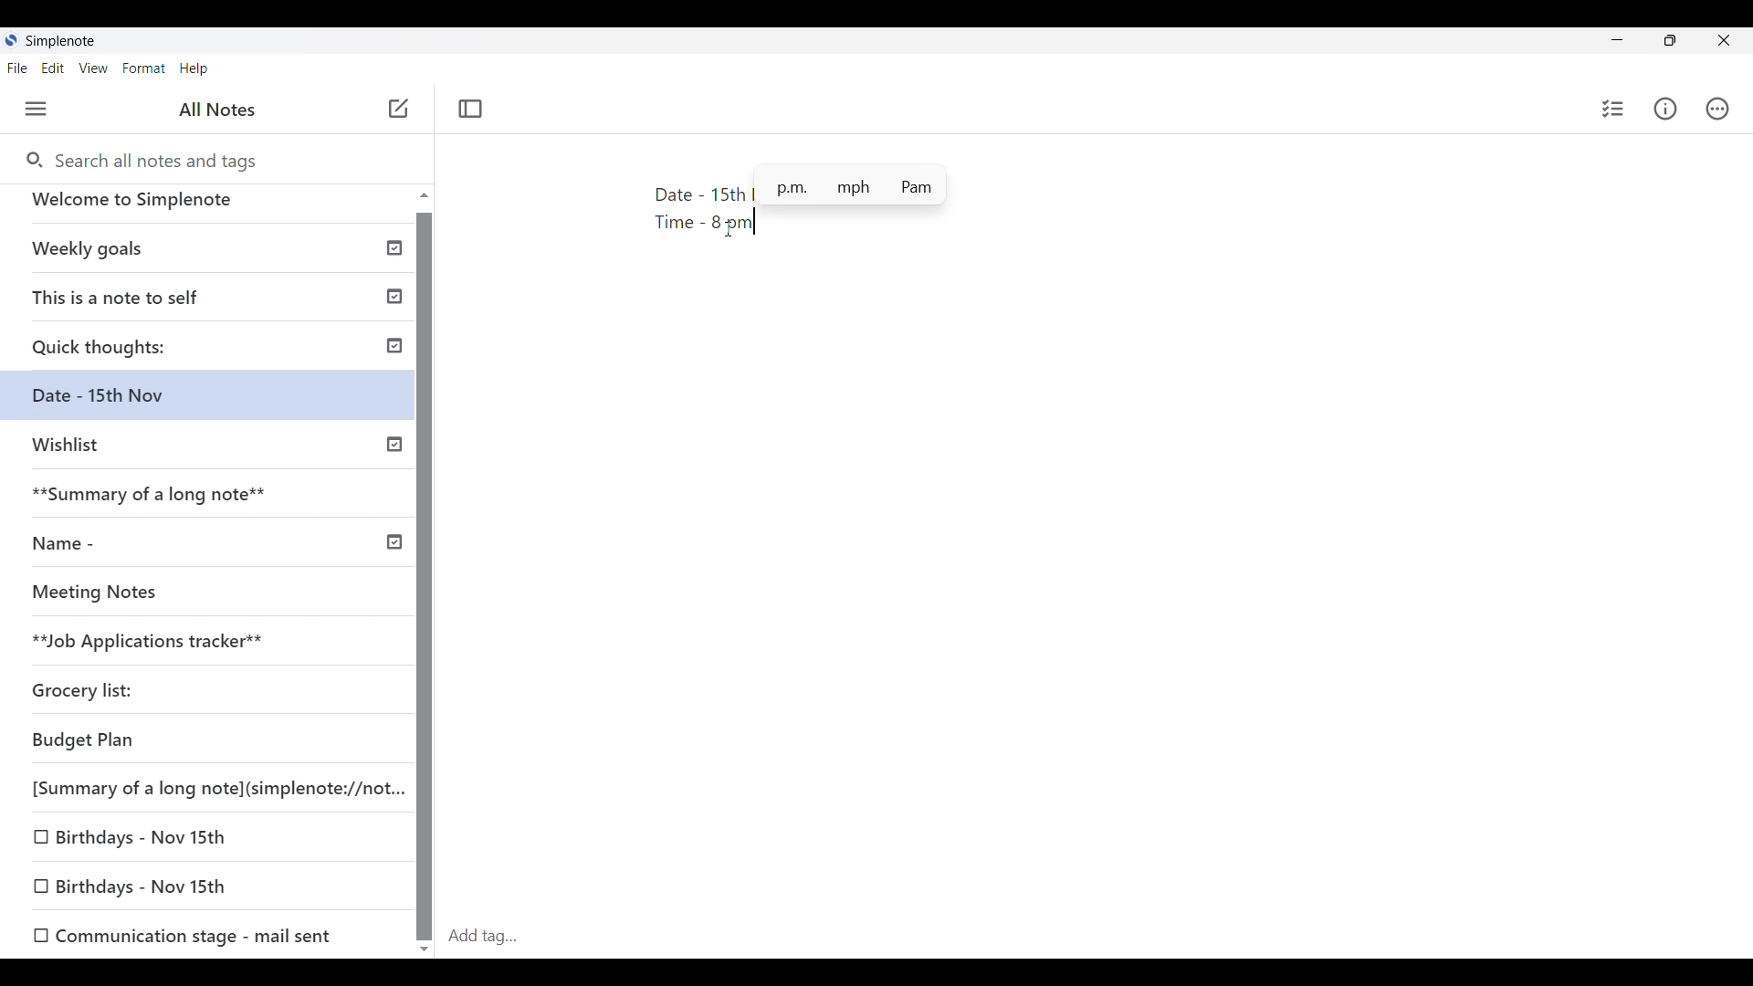 This screenshot has width=1753, height=986. I want to click on View menu, so click(94, 68).